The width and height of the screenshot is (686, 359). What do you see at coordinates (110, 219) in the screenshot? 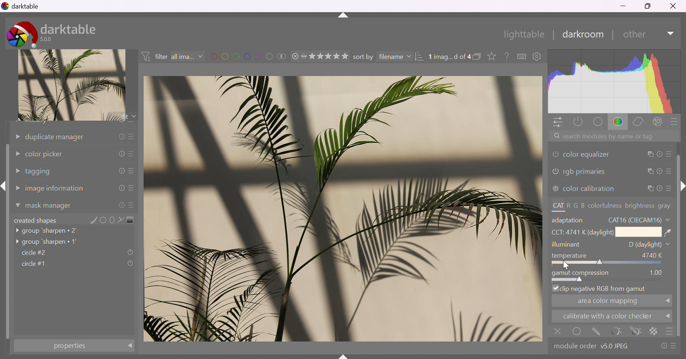
I see `add ellipse` at bounding box center [110, 219].